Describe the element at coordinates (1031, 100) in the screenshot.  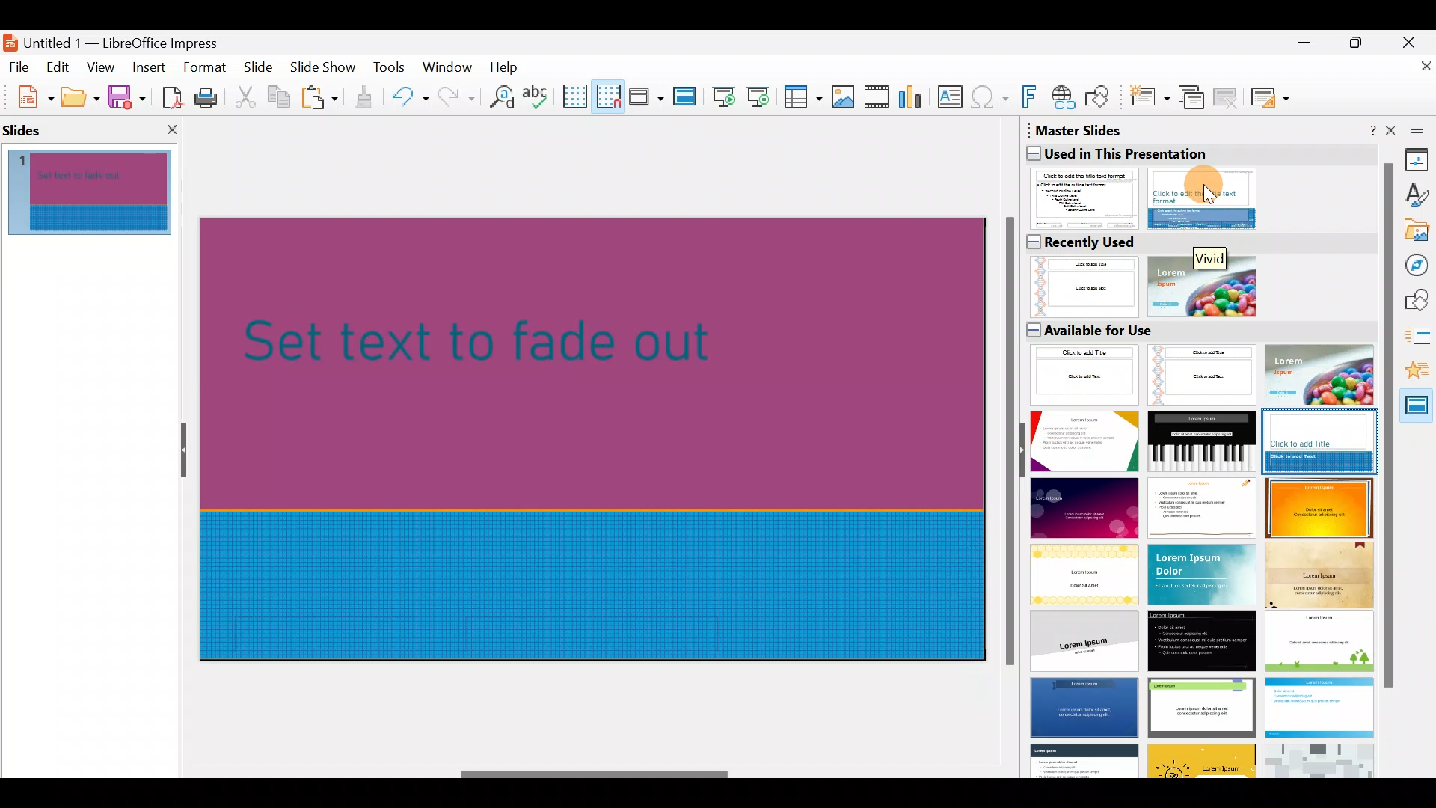
I see `Insert fontwork text` at that location.